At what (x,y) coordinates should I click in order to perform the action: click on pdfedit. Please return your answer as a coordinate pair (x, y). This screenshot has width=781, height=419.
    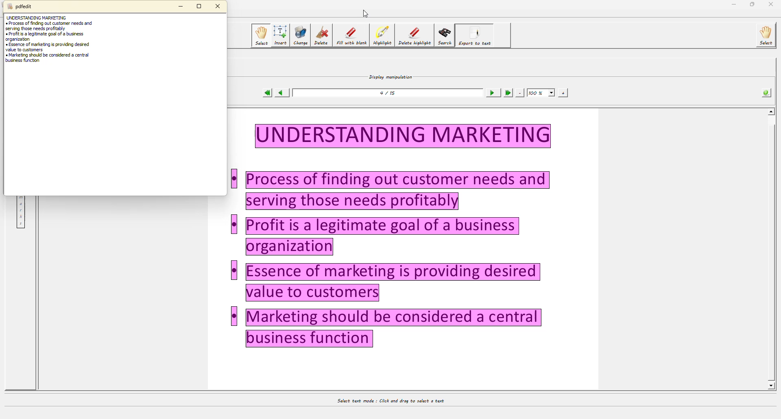
    Looking at the image, I should click on (19, 6).